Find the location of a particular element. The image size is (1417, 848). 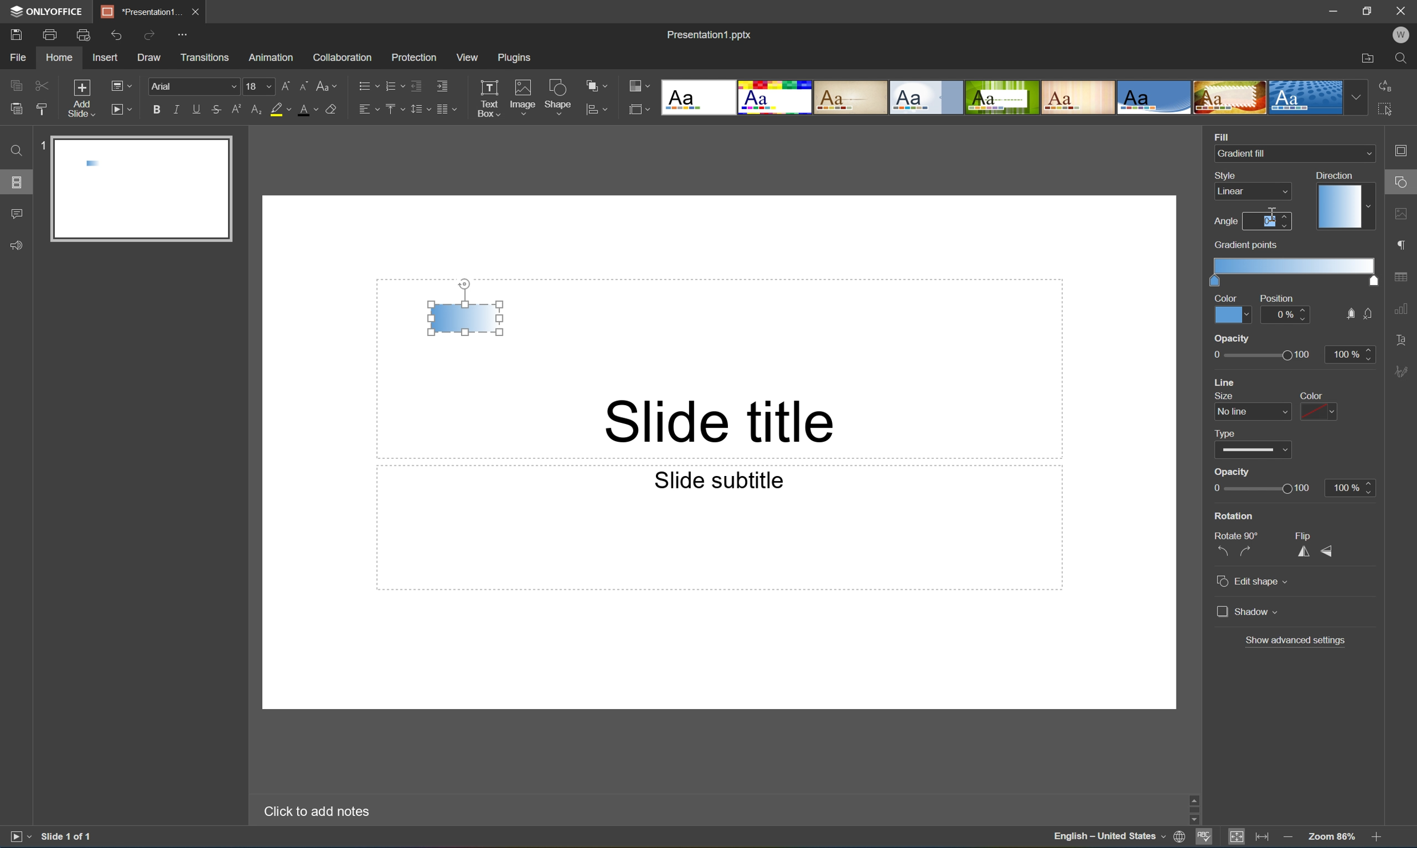

Comments is located at coordinates (16, 214).